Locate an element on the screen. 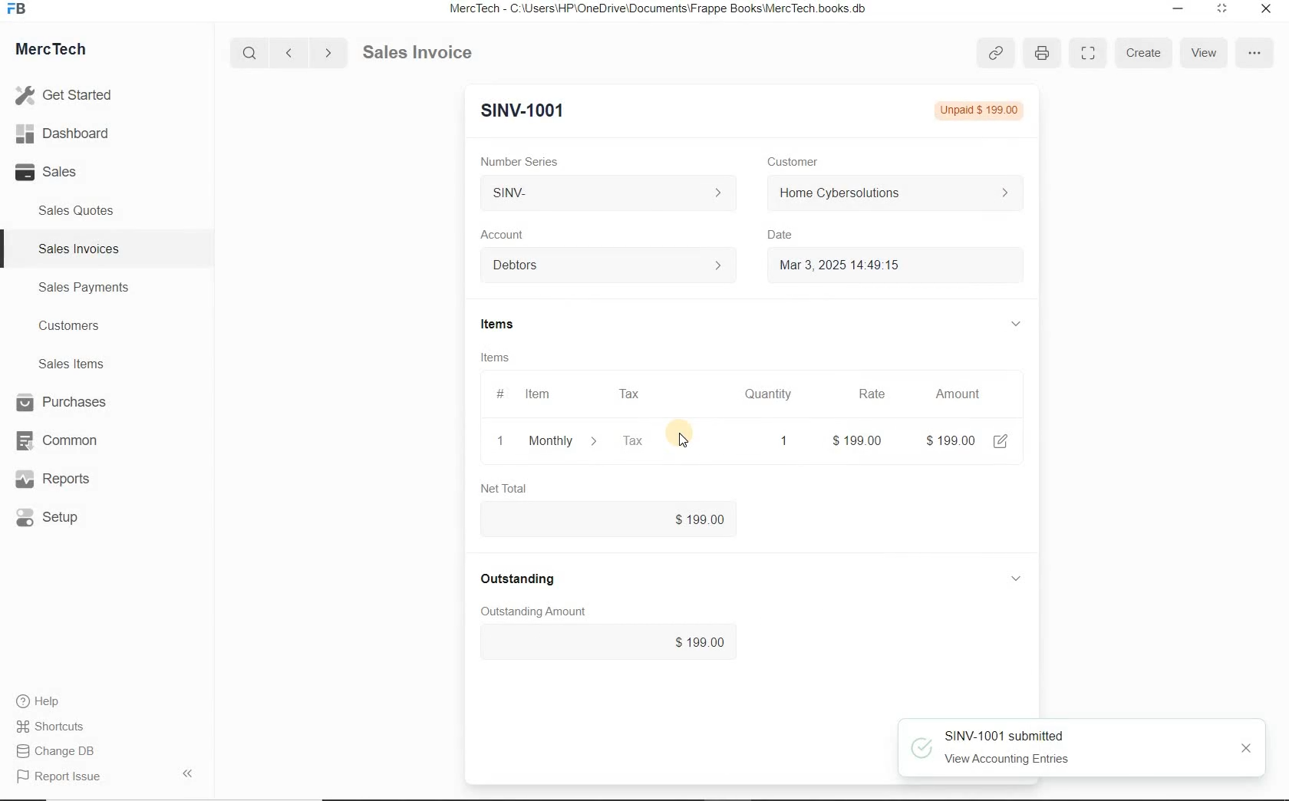 The height and width of the screenshot is (801, 1289). SINV-1001 submitted View Accounting Entries is located at coordinates (1062, 747).